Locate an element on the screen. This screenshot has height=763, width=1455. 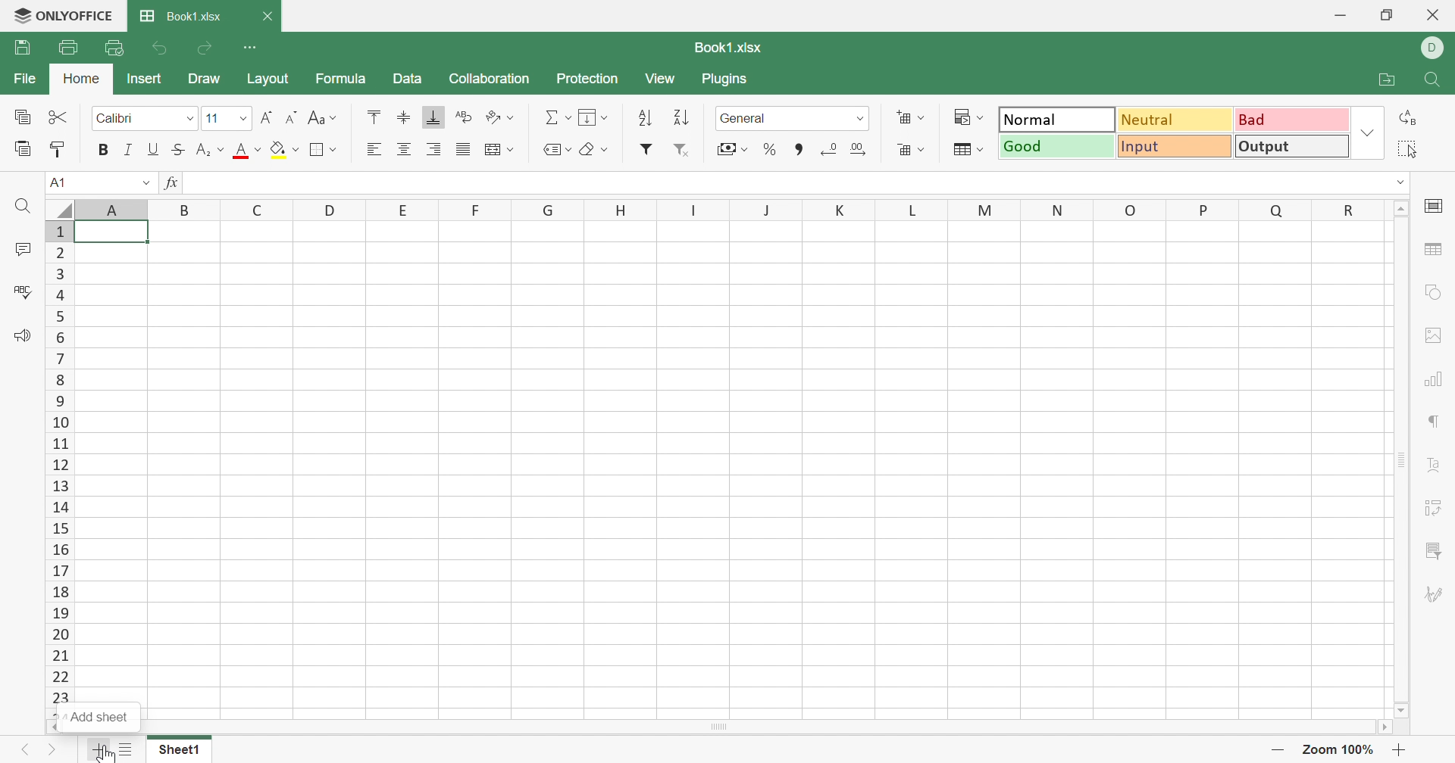
Subscript/Superscript is located at coordinates (201, 148).